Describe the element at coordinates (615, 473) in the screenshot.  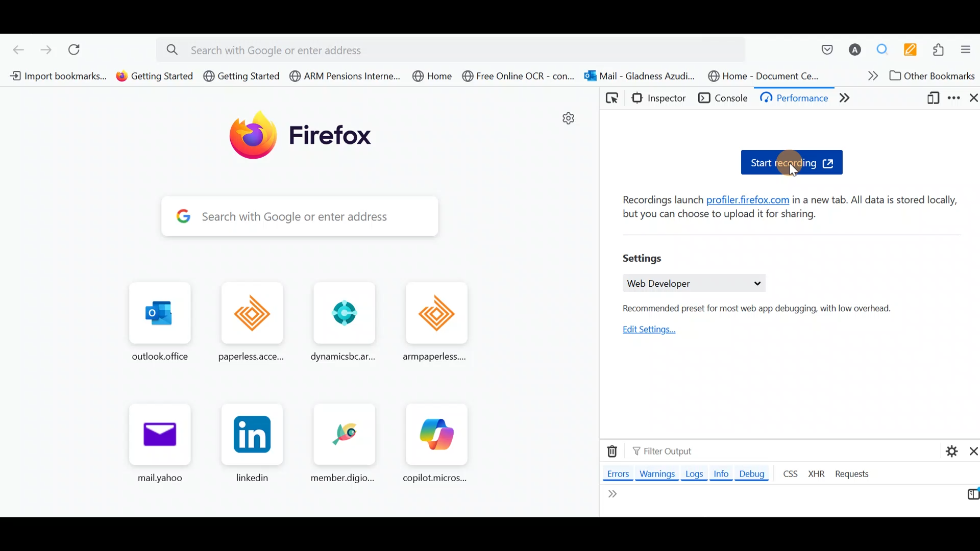
I see `Errors` at that location.